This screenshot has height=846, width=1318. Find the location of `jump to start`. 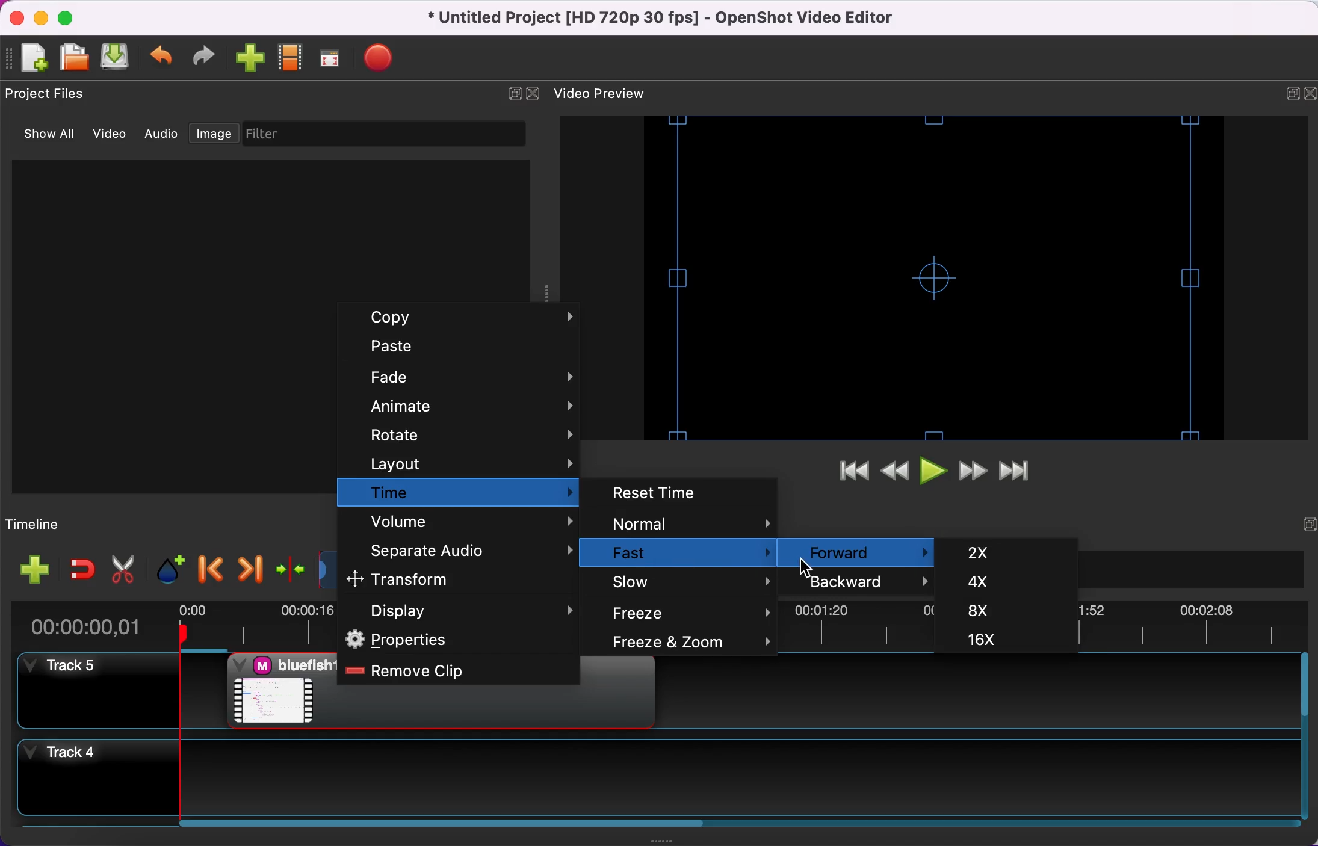

jump to start is located at coordinates (850, 473).